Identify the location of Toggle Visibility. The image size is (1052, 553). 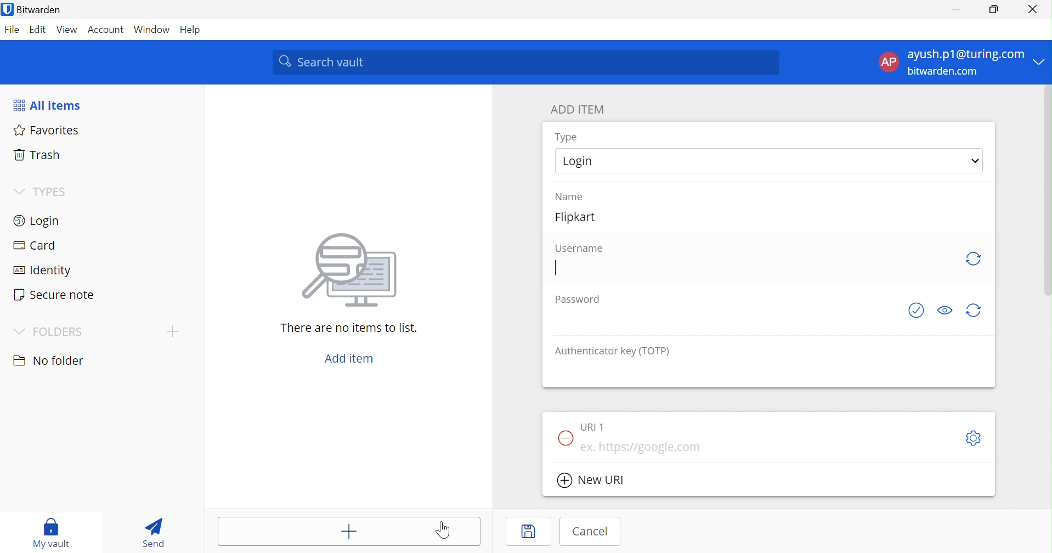
(947, 309).